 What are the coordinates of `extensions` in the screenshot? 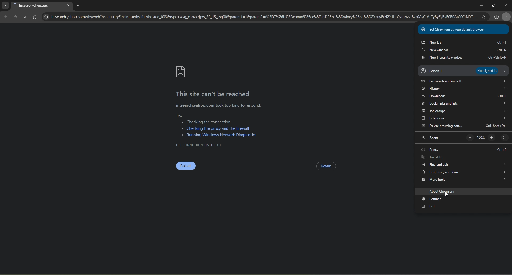 It's located at (463, 119).